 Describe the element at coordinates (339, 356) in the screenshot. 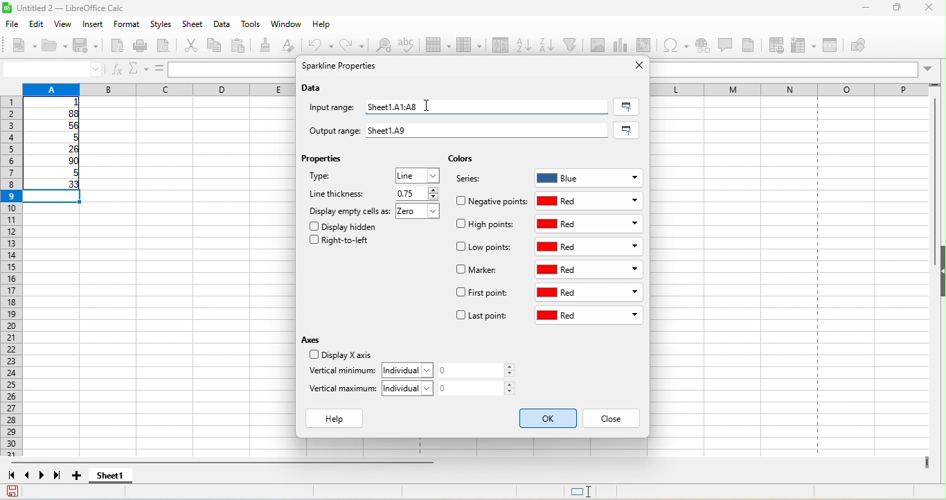

I see `display x axis` at that location.